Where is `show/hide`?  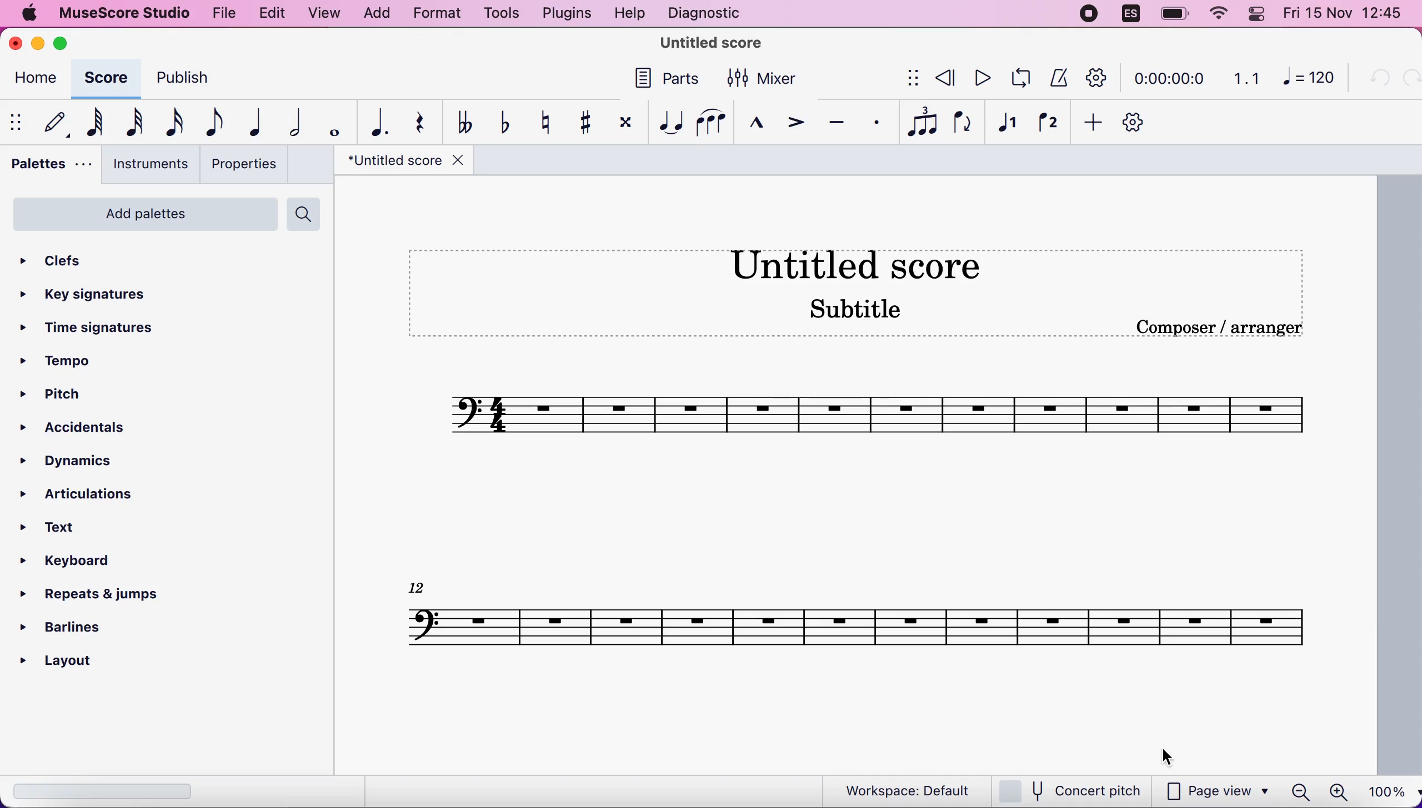 show/hide is located at coordinates (905, 79).